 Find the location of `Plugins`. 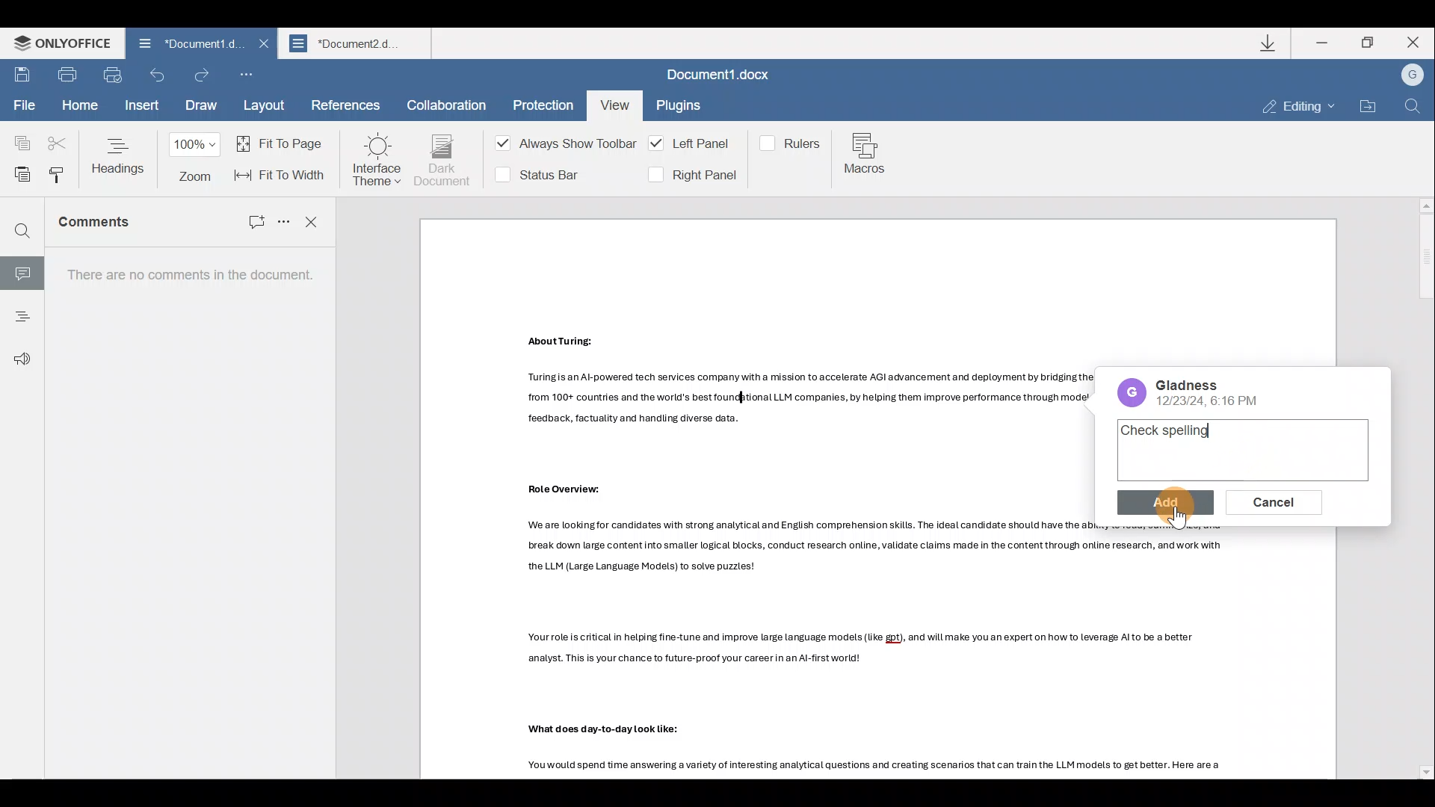

Plugins is located at coordinates (680, 108).